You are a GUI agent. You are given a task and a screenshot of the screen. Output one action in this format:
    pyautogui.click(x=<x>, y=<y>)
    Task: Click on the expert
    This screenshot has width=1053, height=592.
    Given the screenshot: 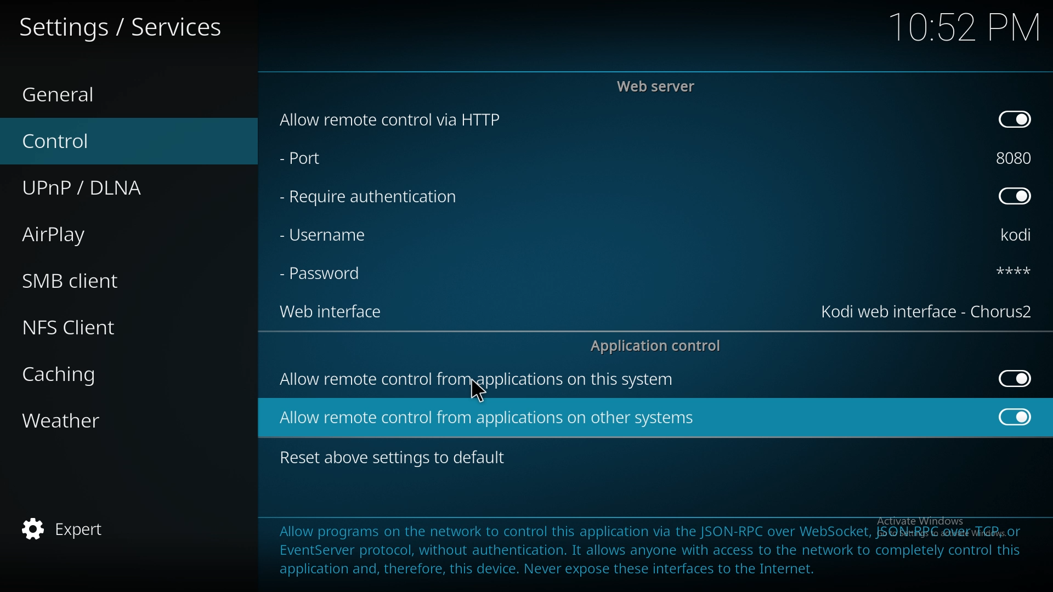 What is the action you would take?
    pyautogui.click(x=112, y=527)
    